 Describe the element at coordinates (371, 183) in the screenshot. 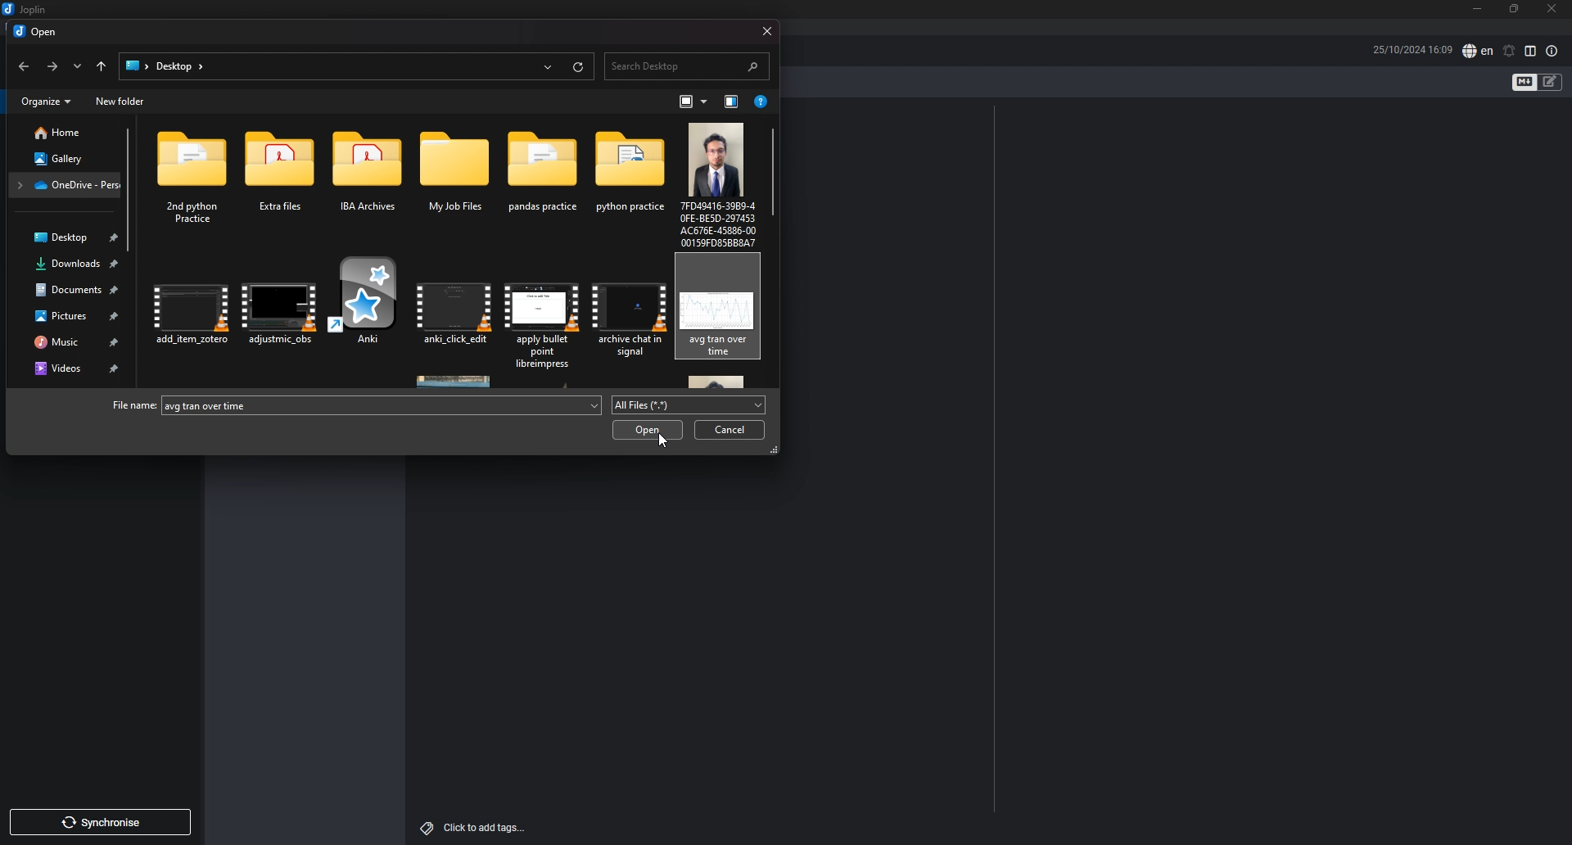

I see `IBA archieves` at that location.